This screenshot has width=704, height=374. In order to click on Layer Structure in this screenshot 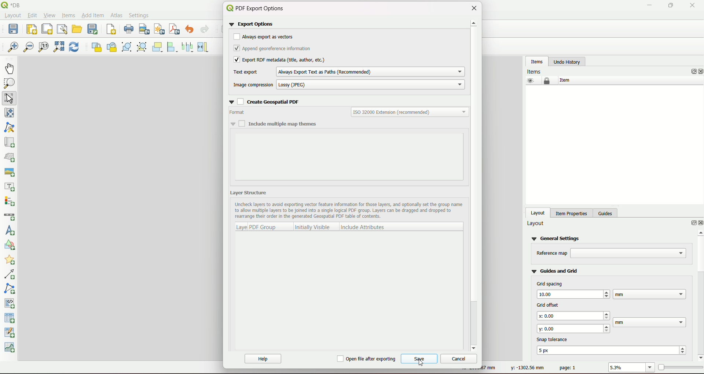, I will do `click(252, 193)`.